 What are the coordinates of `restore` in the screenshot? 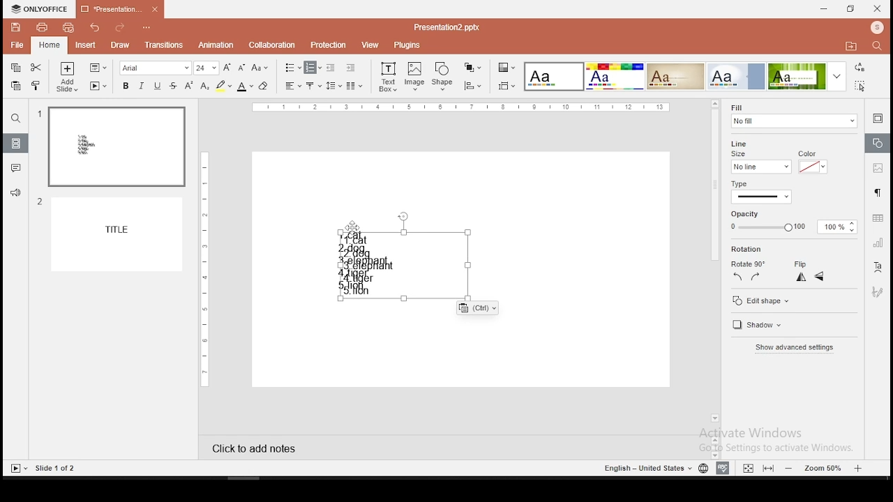 It's located at (851, 9).